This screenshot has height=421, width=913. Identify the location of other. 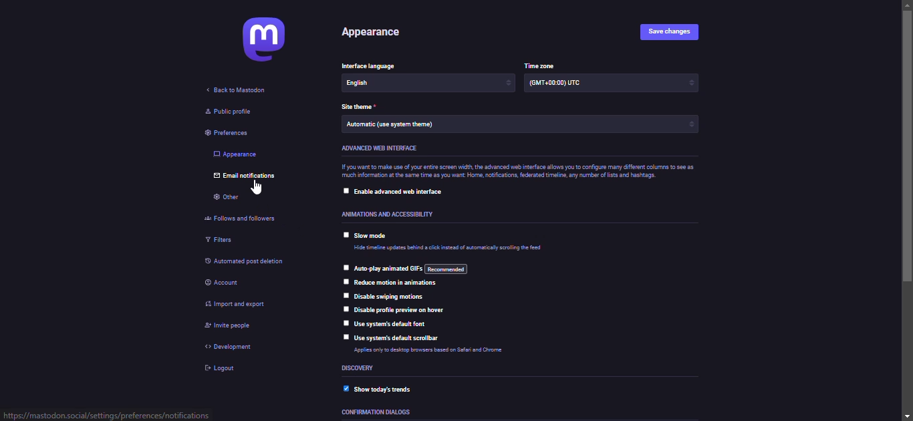
(229, 198).